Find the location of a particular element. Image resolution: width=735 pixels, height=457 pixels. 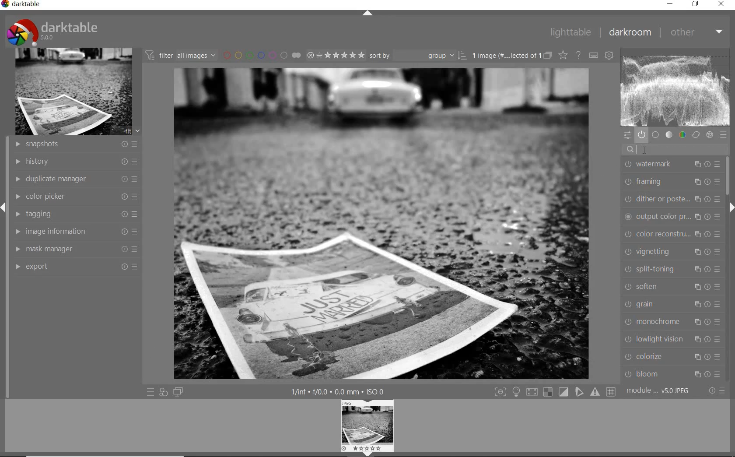

selected image is located at coordinates (381, 223).